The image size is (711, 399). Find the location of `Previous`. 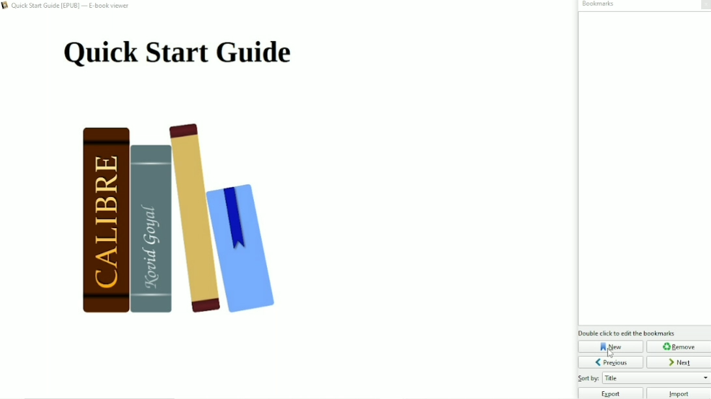

Previous is located at coordinates (611, 362).